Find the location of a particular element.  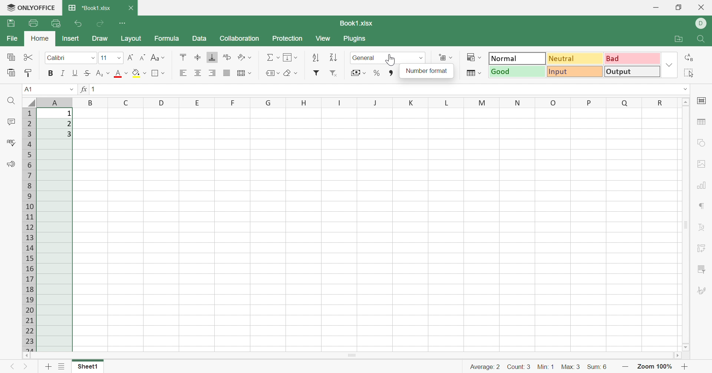

Close is located at coordinates (131, 8).